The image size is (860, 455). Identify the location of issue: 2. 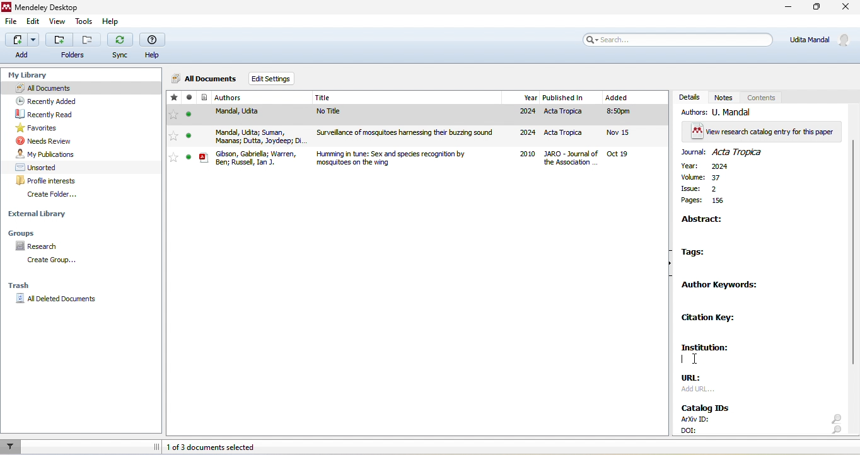
(710, 188).